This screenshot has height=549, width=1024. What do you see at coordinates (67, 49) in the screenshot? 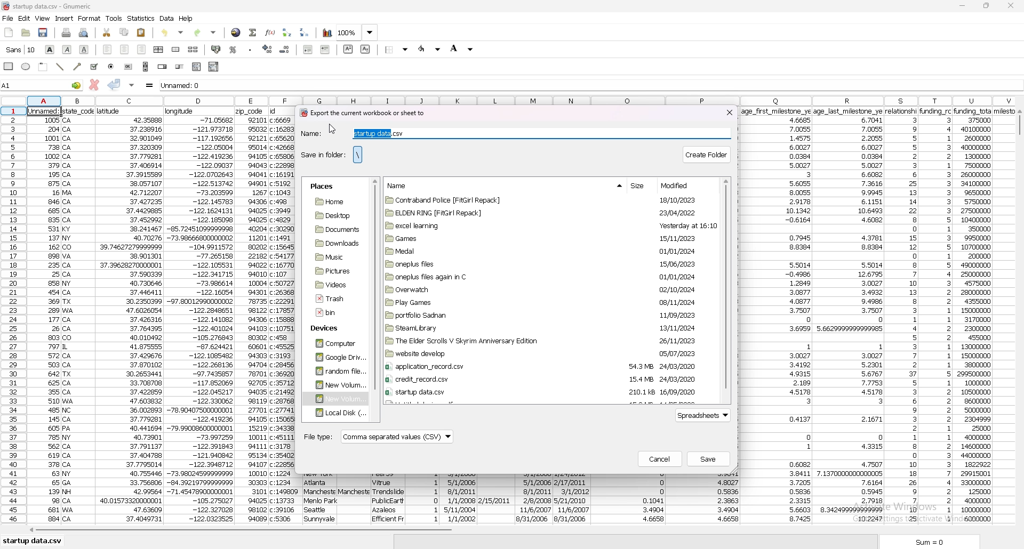
I see `italic` at bounding box center [67, 49].